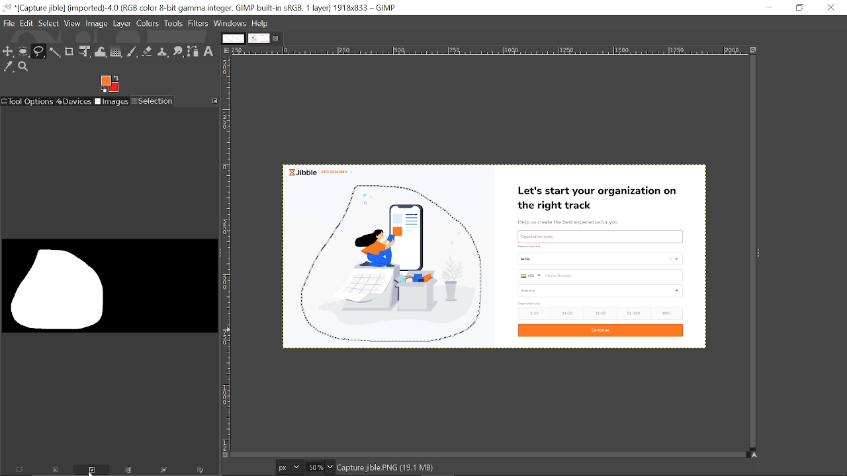 This screenshot has height=476, width=847. I want to click on selected area, so click(390, 260).